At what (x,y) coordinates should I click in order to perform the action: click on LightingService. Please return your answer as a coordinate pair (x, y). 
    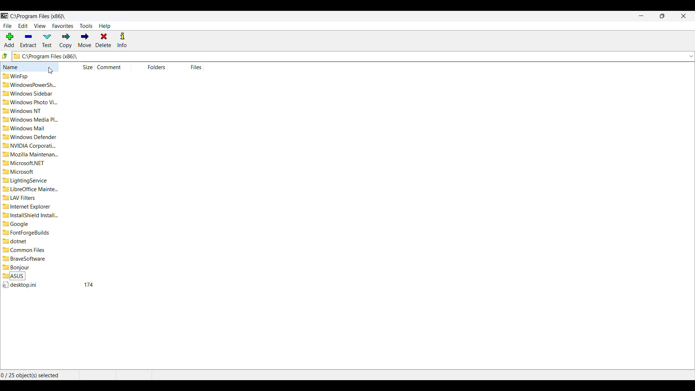
    Looking at the image, I should click on (28, 180).